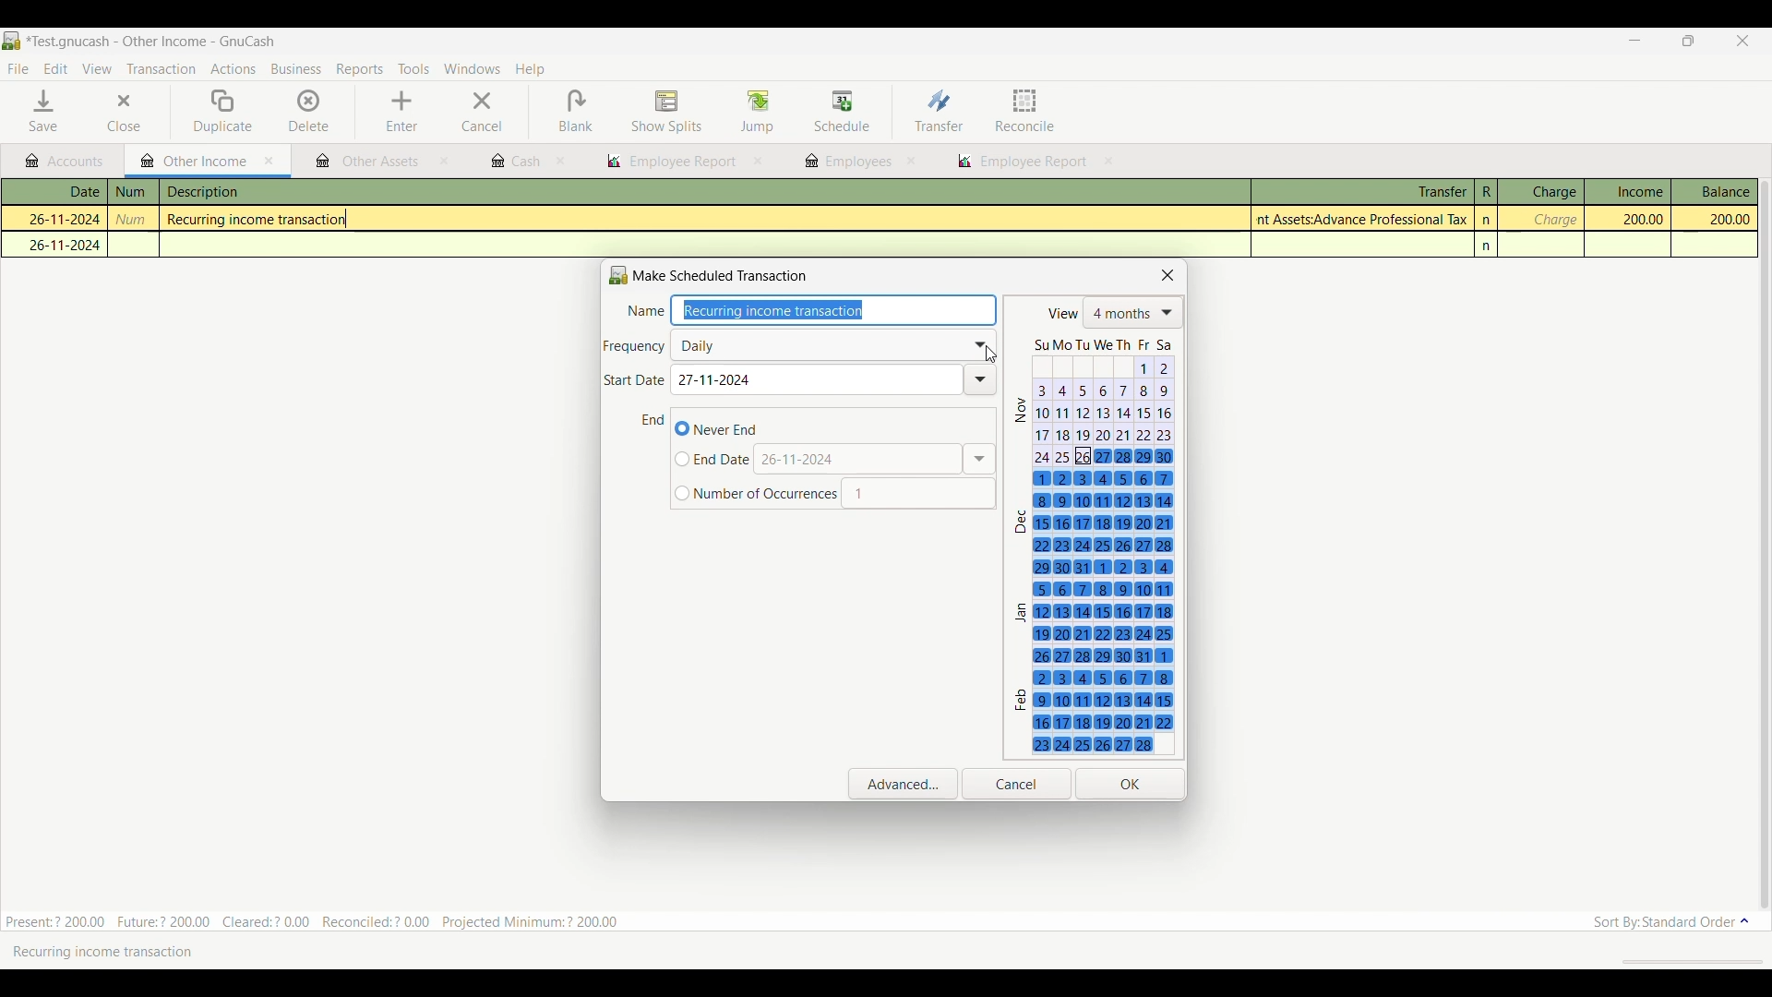  I want to click on Charge column, so click(1540, 192).